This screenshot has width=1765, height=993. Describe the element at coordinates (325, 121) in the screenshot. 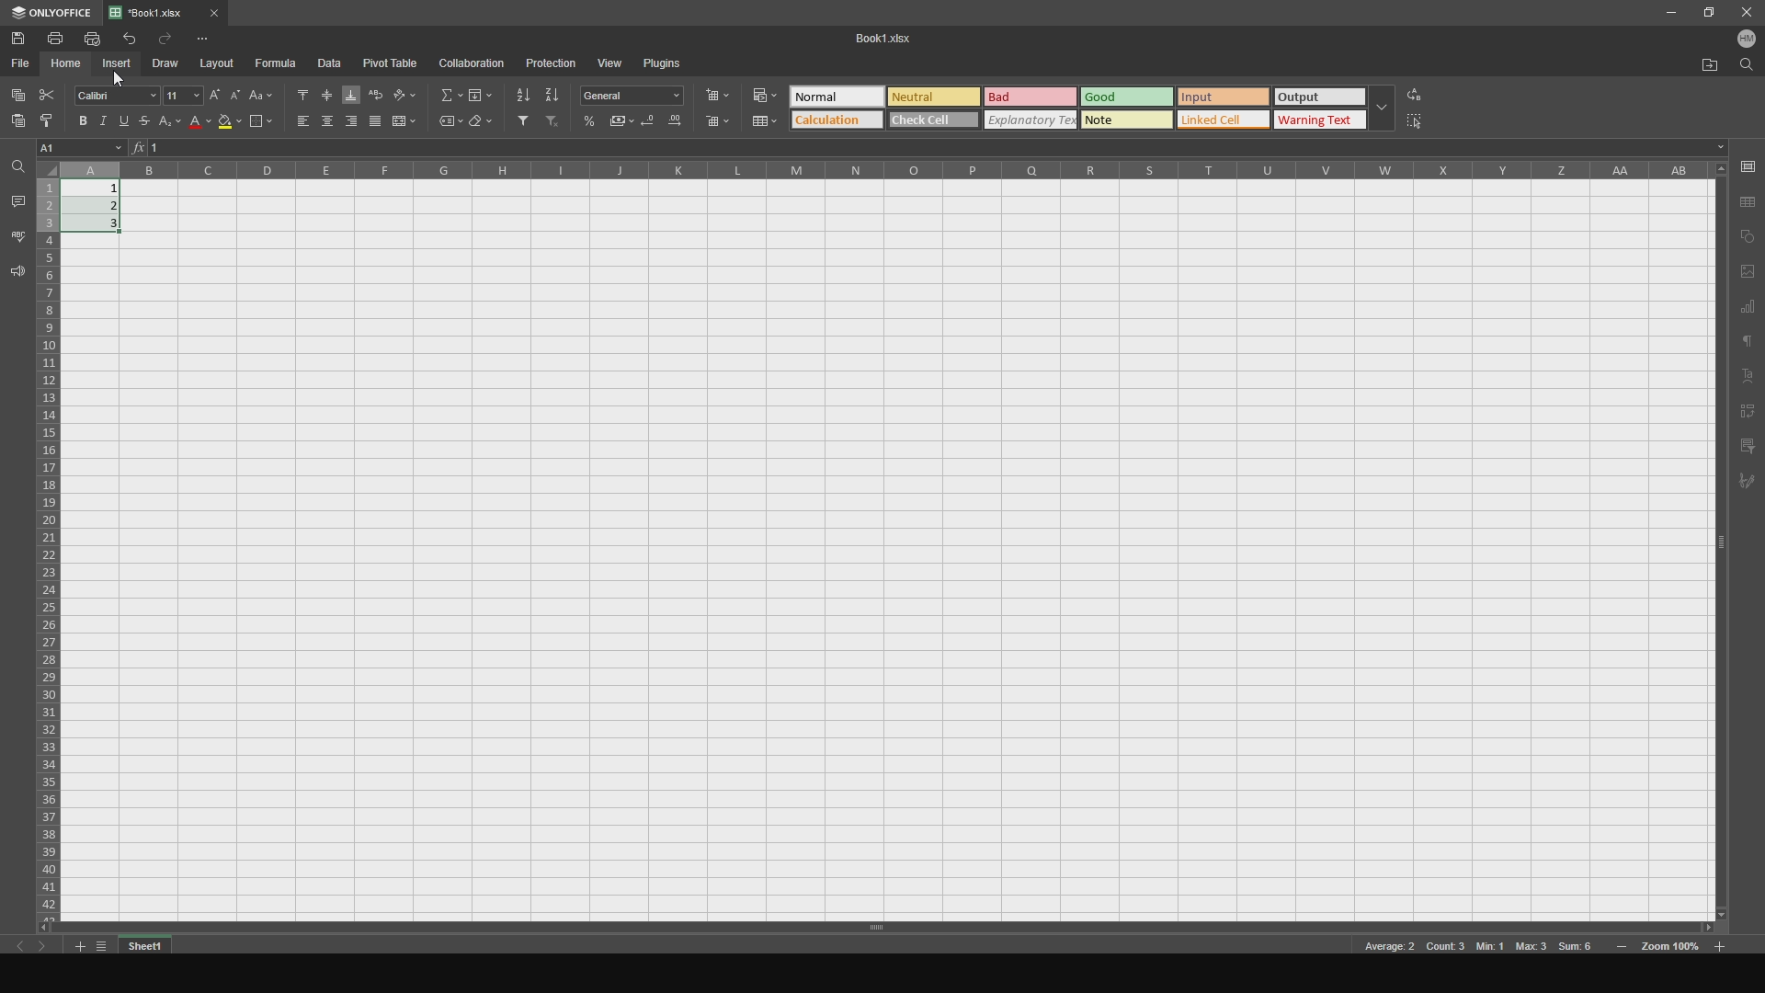

I see `align center` at that location.